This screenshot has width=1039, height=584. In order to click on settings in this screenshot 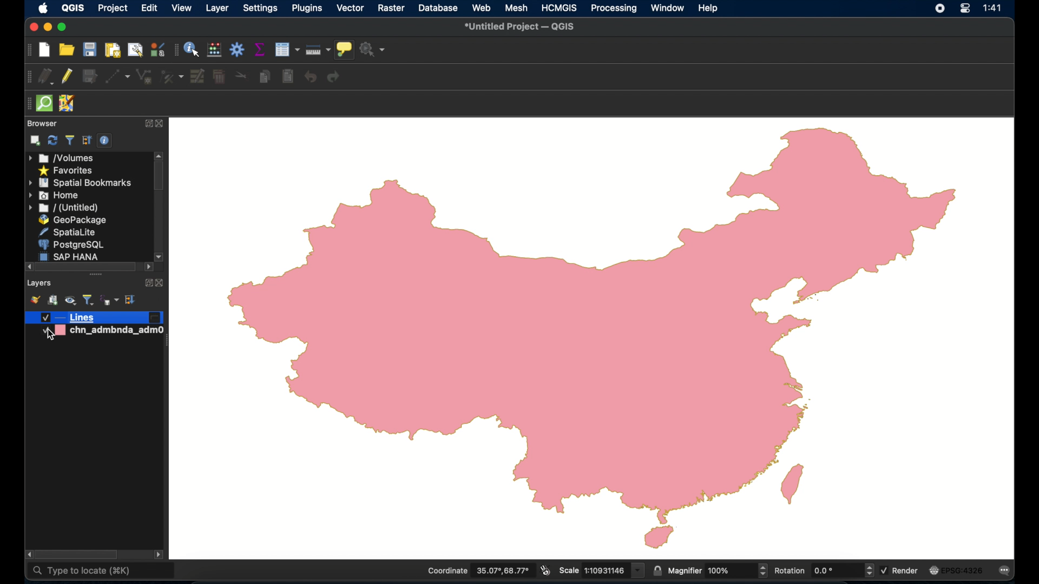, I will do `click(261, 9)`.